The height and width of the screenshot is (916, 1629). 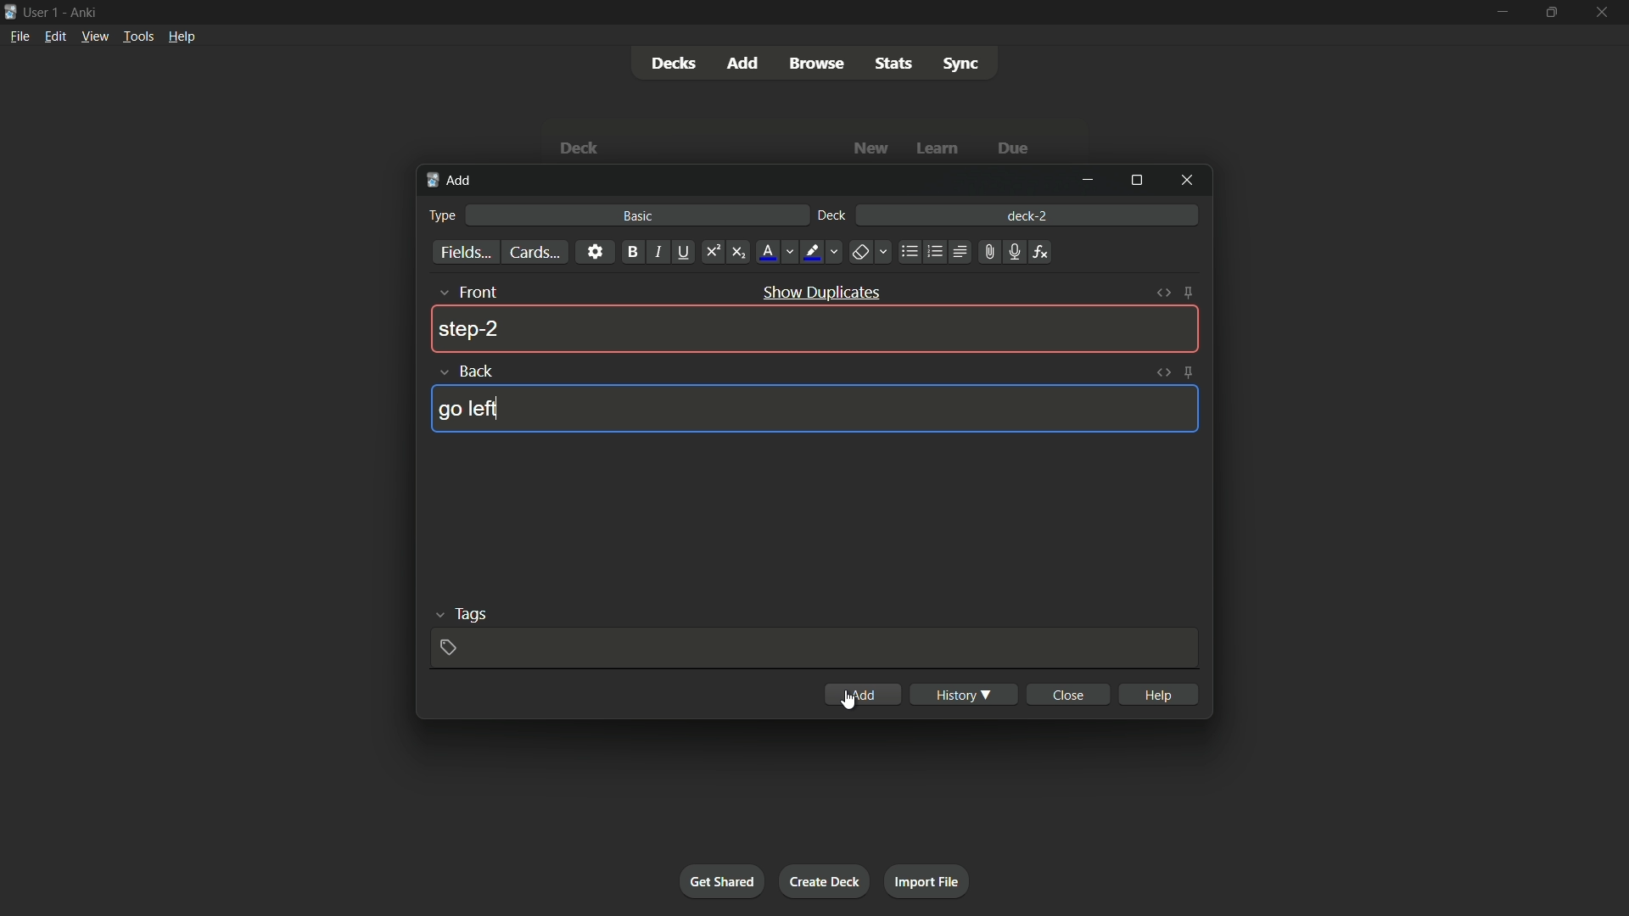 I want to click on import file, so click(x=928, y=882).